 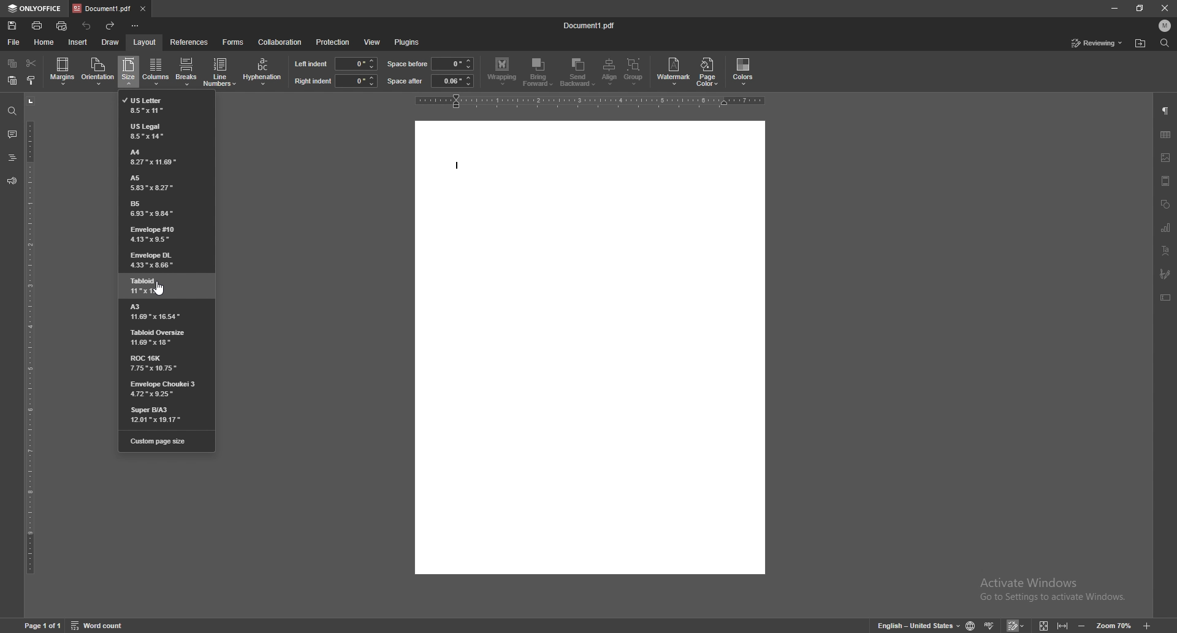 I want to click on view, so click(x=371, y=43).